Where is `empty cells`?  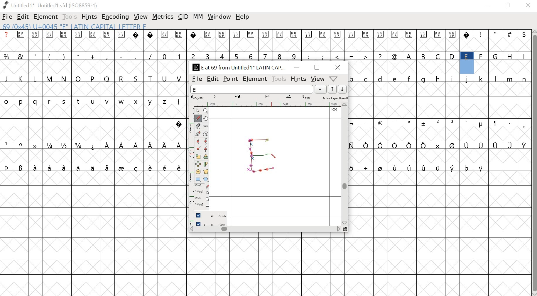 empty cells is located at coordinates (440, 234).